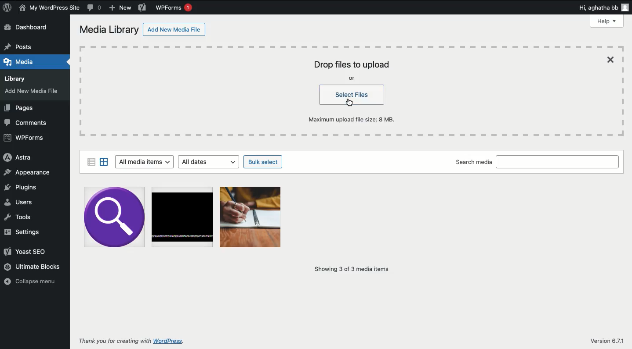  I want to click on cursor, so click(350, 103).